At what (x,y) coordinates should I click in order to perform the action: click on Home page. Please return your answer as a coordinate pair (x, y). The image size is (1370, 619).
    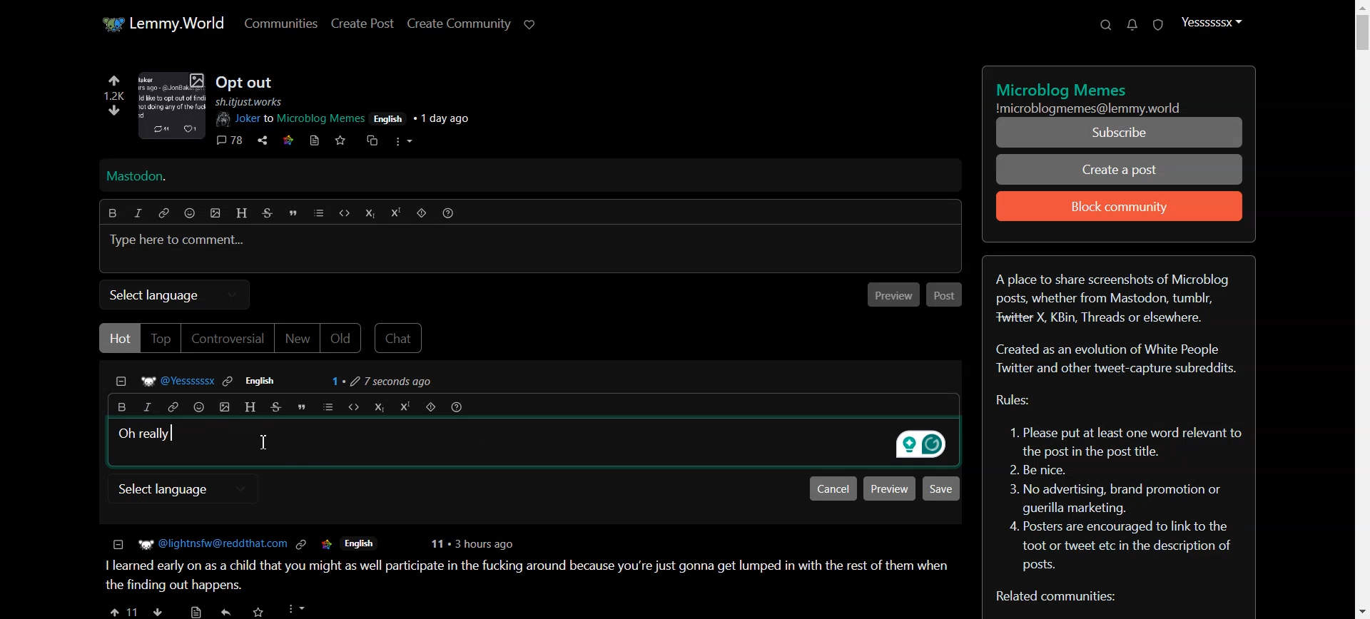
    Looking at the image, I should click on (163, 21).